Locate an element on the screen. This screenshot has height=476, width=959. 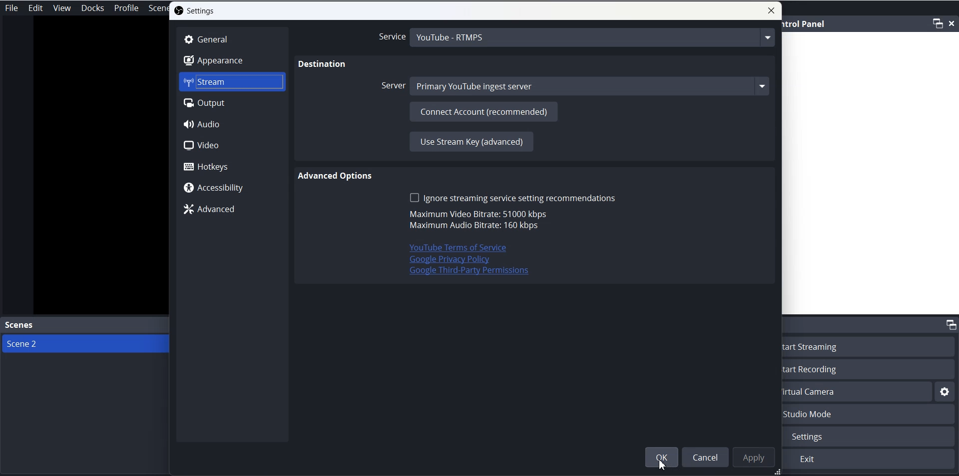
close is located at coordinates (953, 22).